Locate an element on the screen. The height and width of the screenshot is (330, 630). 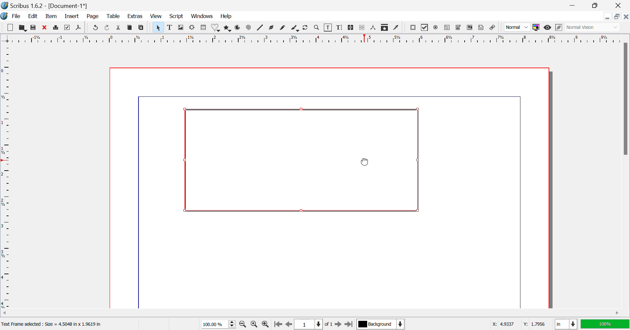
Edit in Preview Mode is located at coordinates (559, 28).